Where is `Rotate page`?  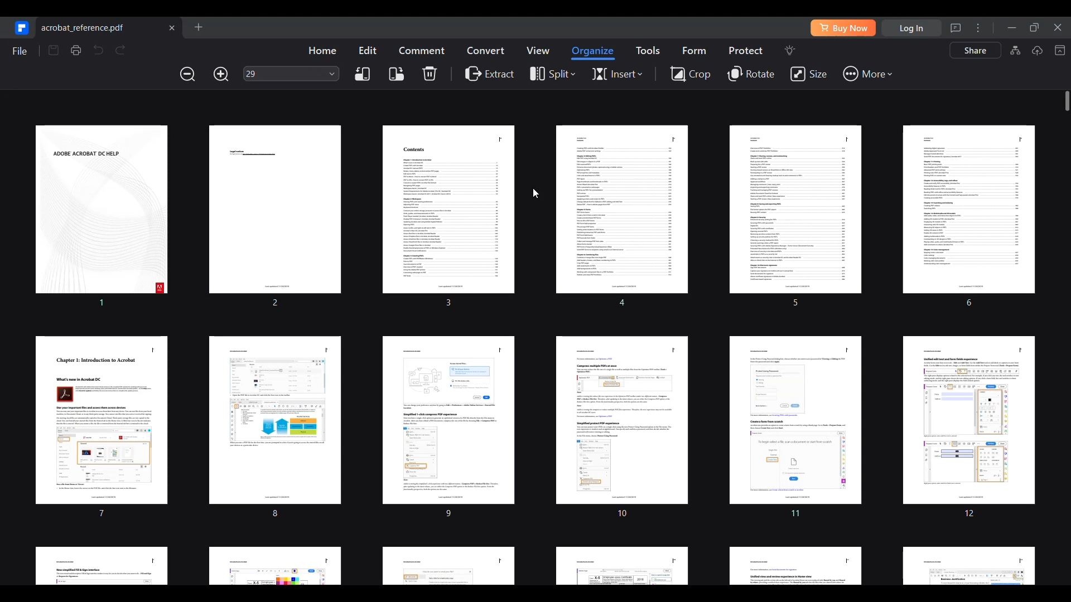 Rotate page is located at coordinates (752, 74).